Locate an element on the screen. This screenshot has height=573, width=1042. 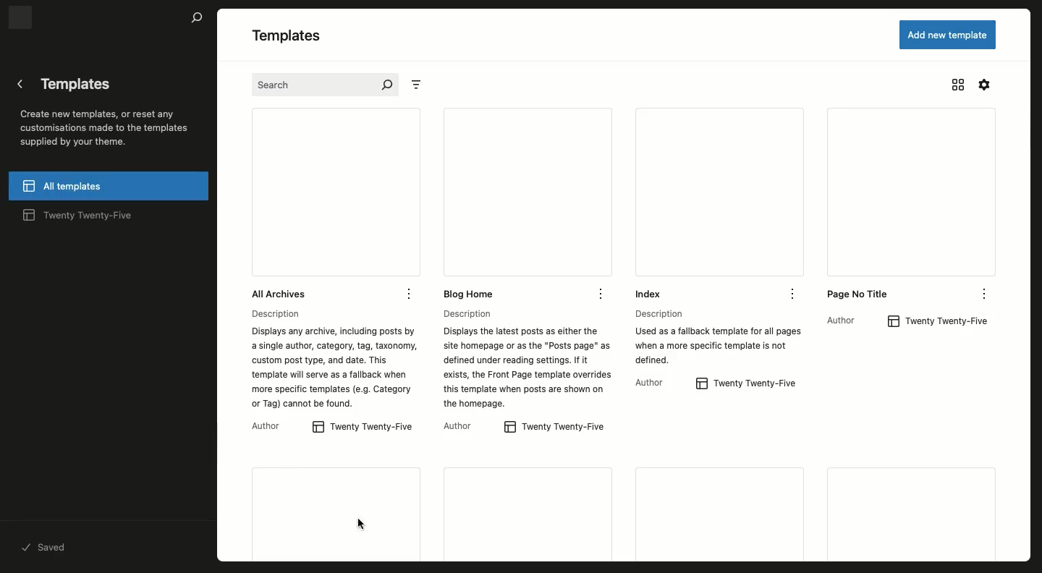
Search is located at coordinates (321, 85).